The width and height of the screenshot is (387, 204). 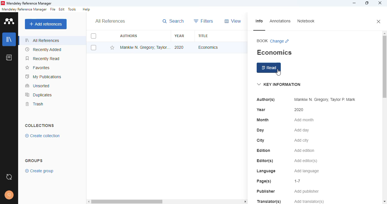 I want to click on year, so click(x=179, y=35).